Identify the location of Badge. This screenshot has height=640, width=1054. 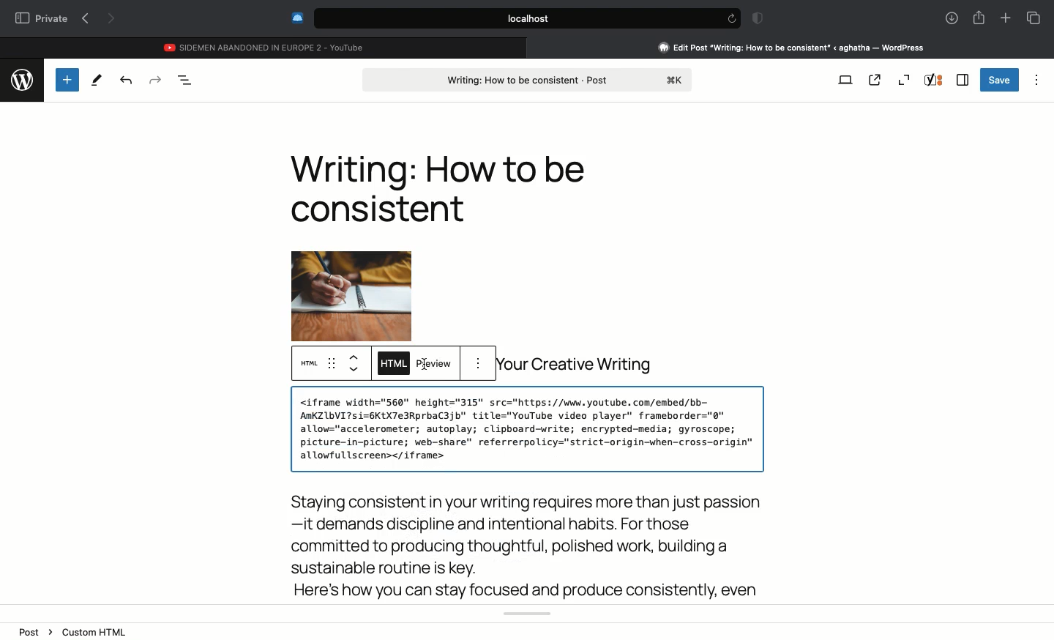
(755, 19).